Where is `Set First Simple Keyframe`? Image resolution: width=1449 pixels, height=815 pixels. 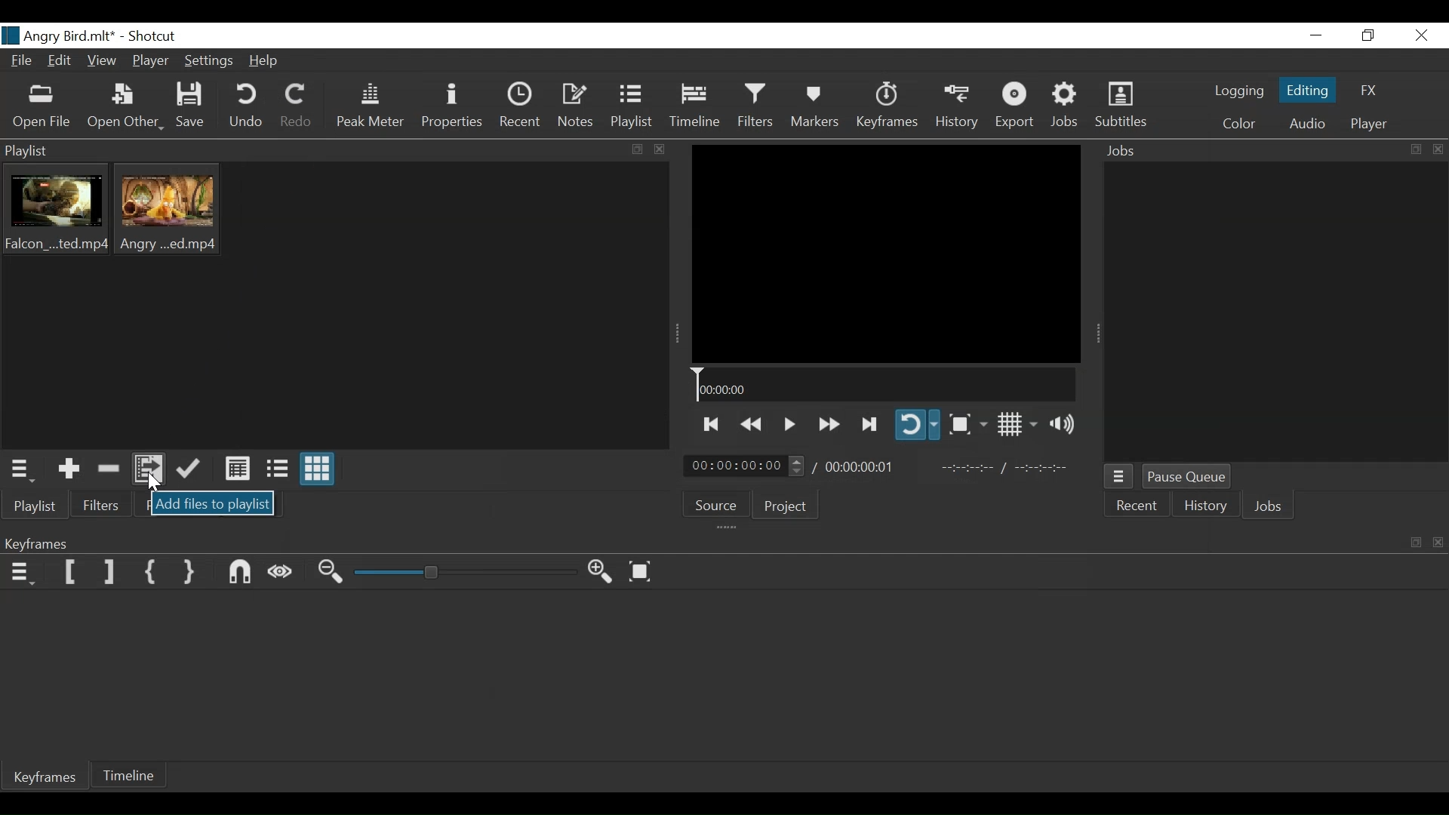
Set First Simple Keyframe is located at coordinates (150, 570).